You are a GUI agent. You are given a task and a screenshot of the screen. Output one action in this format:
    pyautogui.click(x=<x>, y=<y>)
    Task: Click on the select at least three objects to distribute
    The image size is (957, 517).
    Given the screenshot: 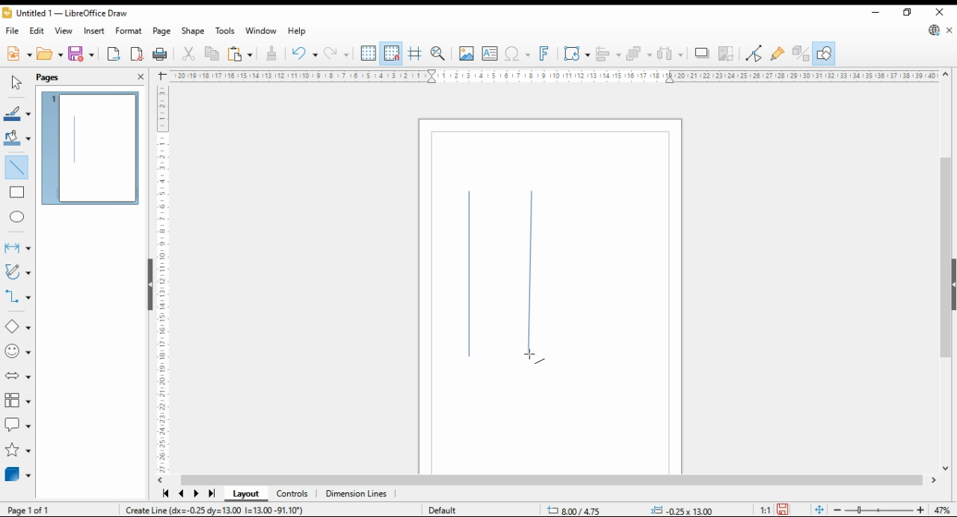 What is the action you would take?
    pyautogui.click(x=672, y=54)
    